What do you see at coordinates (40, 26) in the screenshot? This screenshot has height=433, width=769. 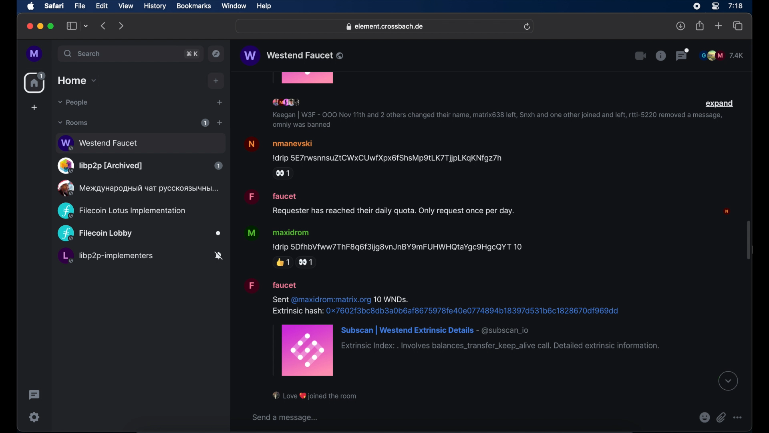 I see `minimize` at bounding box center [40, 26].